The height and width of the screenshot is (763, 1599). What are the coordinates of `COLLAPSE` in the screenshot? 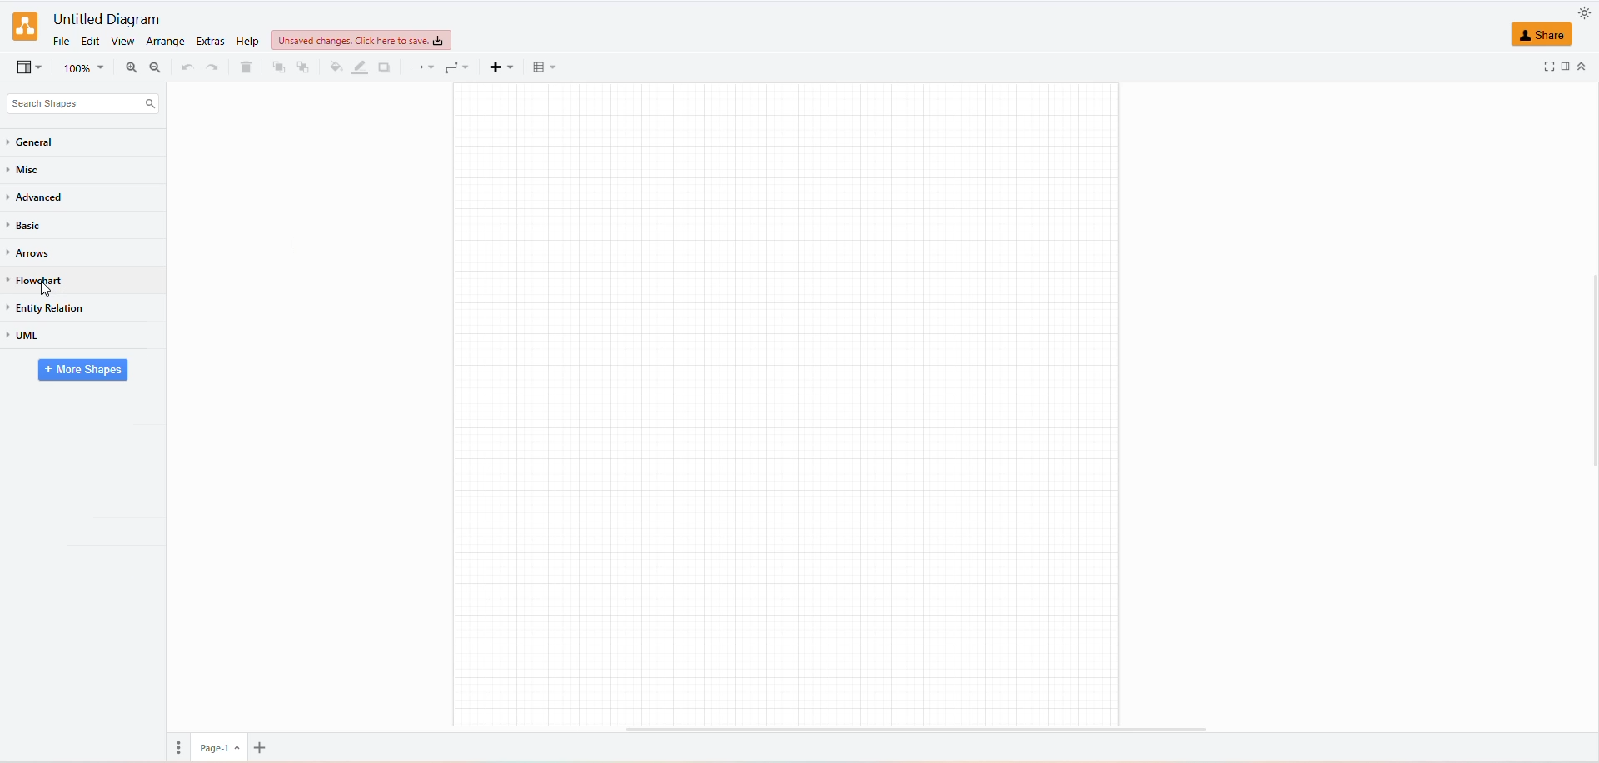 It's located at (1581, 64).